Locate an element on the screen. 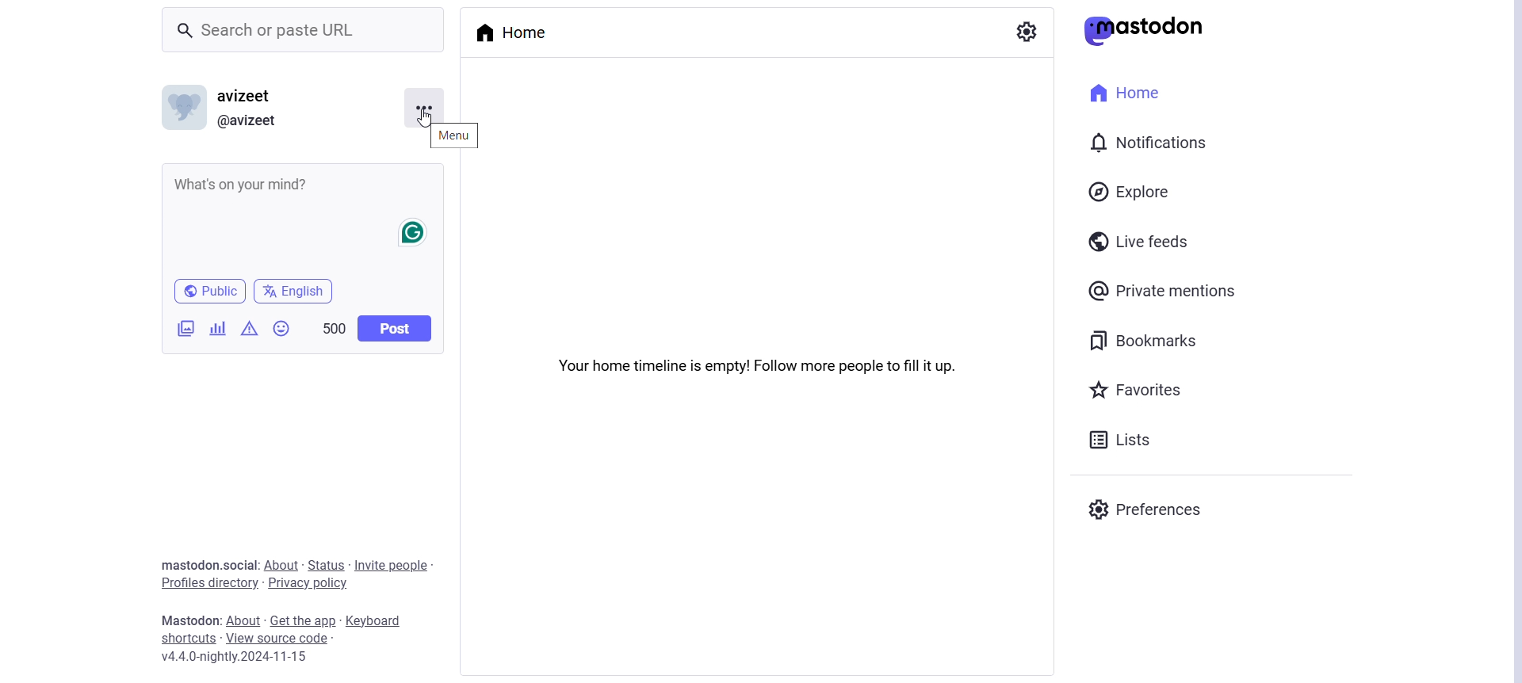  English is located at coordinates (296, 291).